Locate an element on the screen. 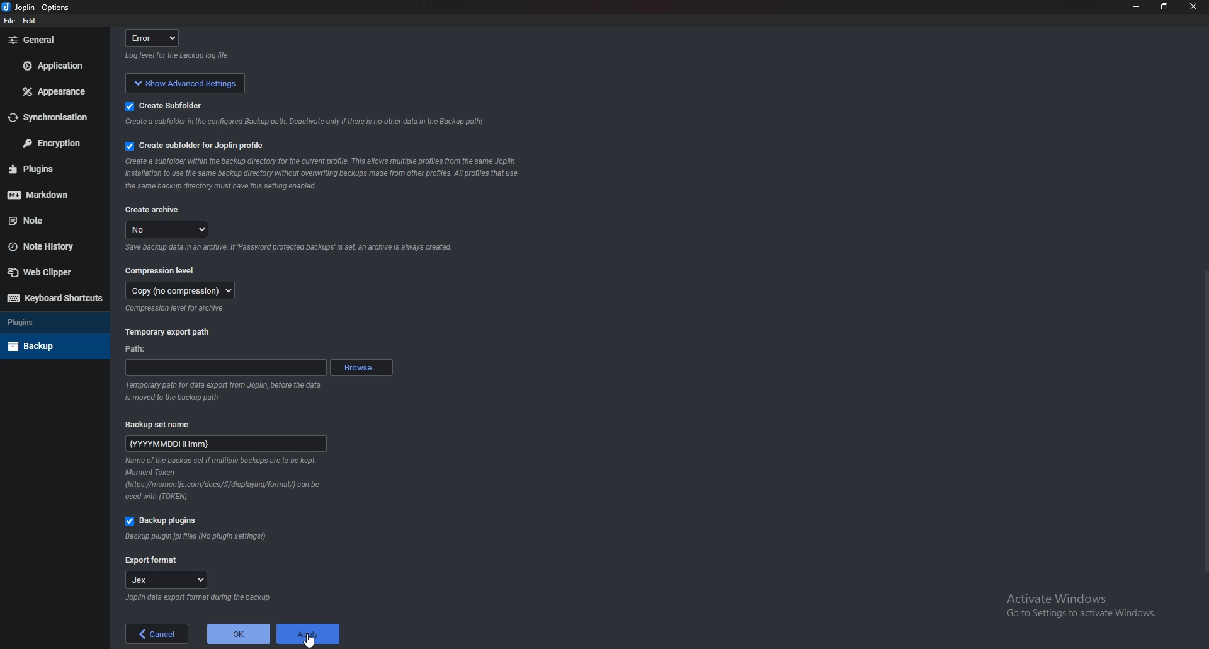  Cursor is located at coordinates (309, 641).